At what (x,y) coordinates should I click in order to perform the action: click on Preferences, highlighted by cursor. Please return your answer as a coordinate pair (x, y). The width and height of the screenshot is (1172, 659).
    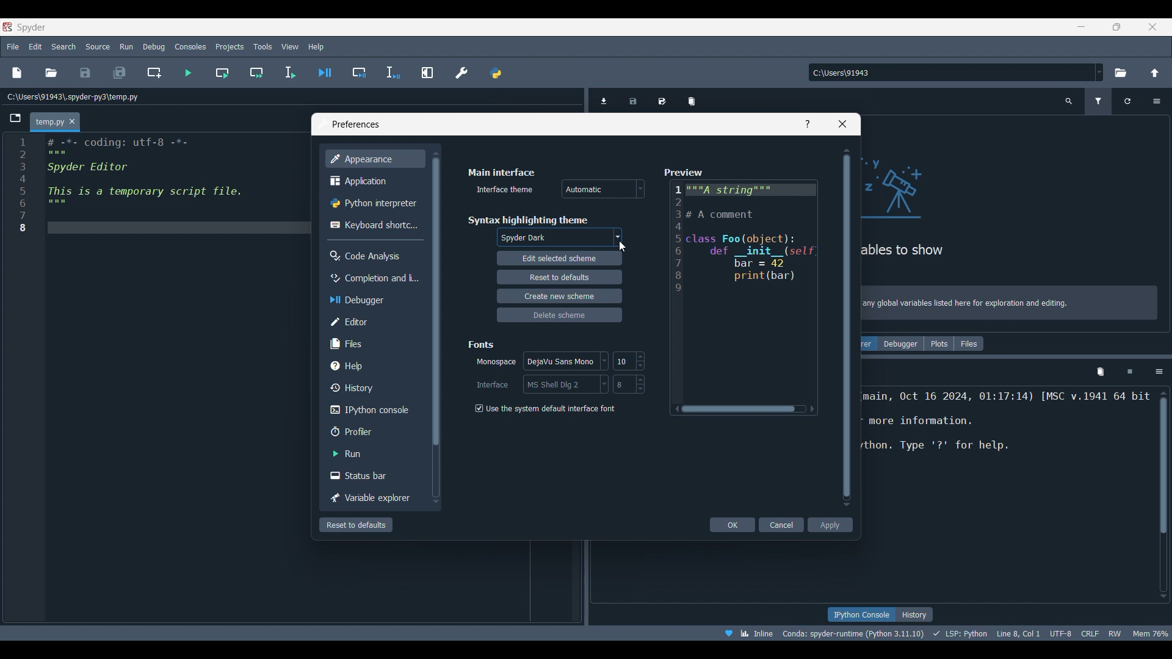
    Looking at the image, I should click on (458, 71).